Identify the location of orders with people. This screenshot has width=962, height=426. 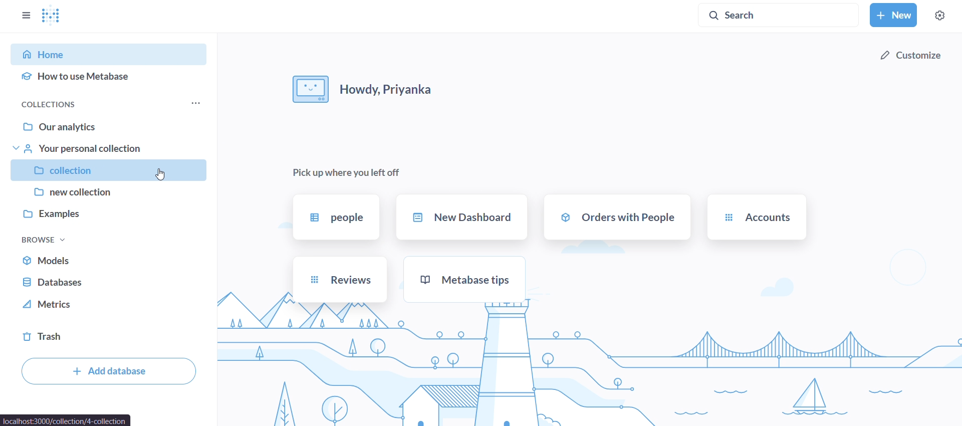
(618, 218).